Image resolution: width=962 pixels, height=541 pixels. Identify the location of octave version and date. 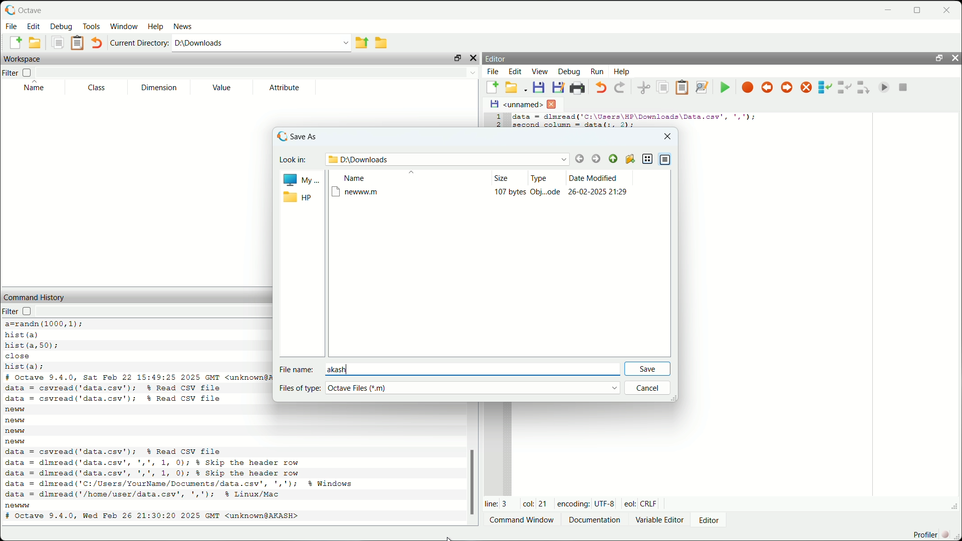
(177, 517).